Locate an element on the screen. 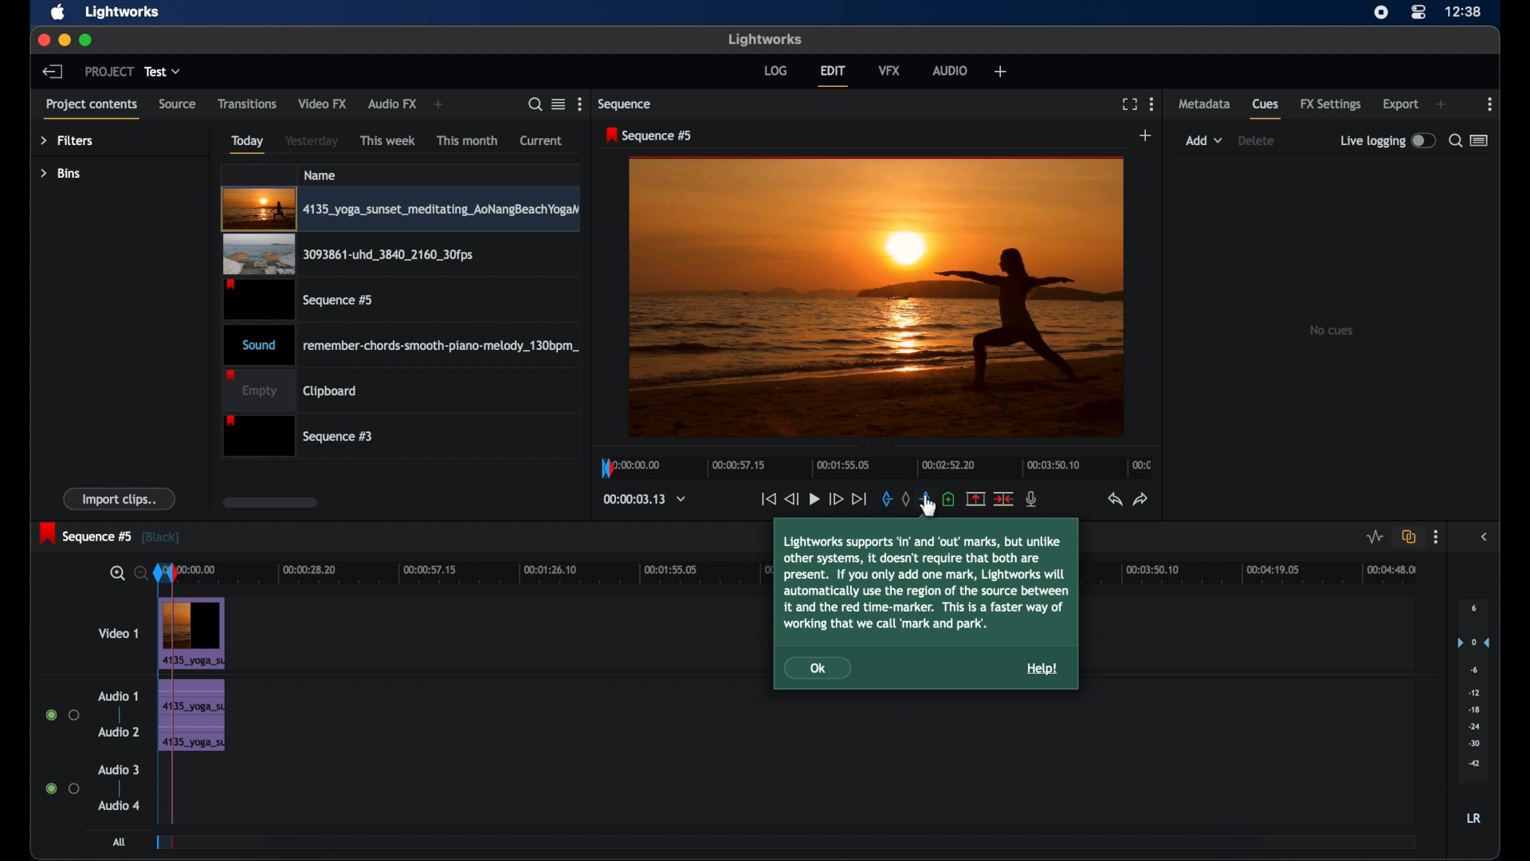 This screenshot has width=1530, height=861. toggle audio level editing is located at coordinates (1375, 537).